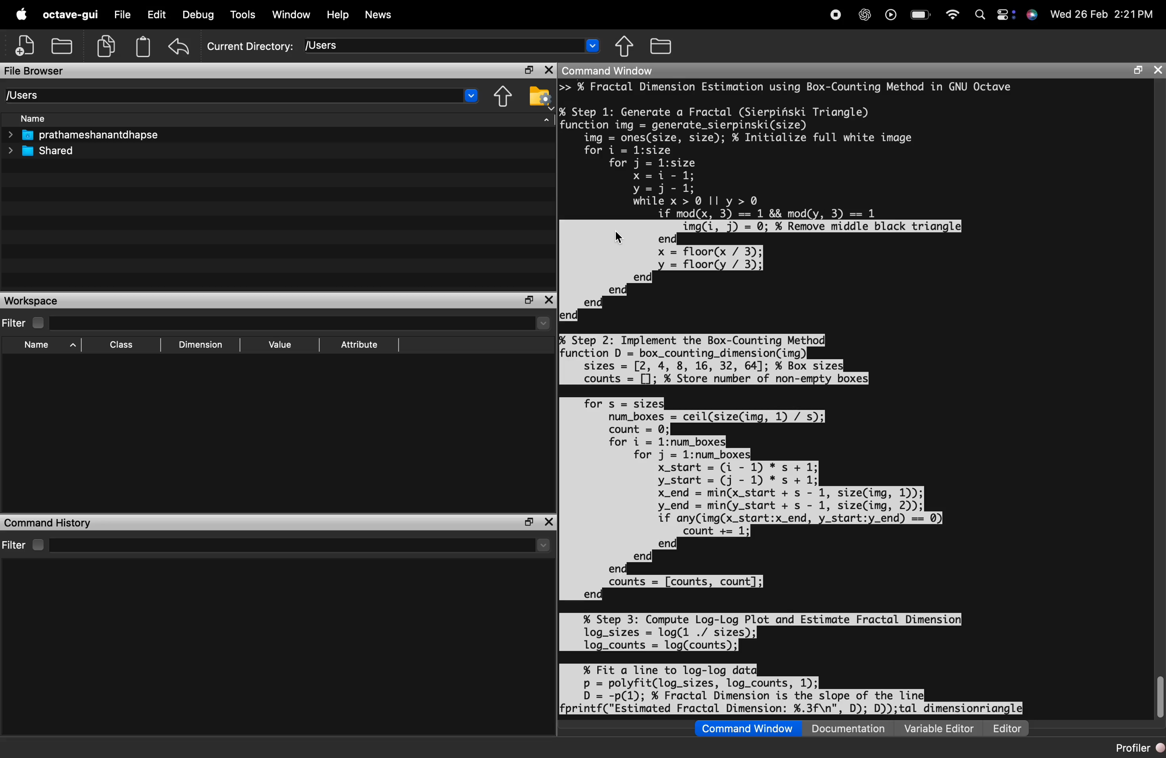 This screenshot has width=1166, height=758. What do you see at coordinates (39, 150) in the screenshot?
I see `Shared` at bounding box center [39, 150].